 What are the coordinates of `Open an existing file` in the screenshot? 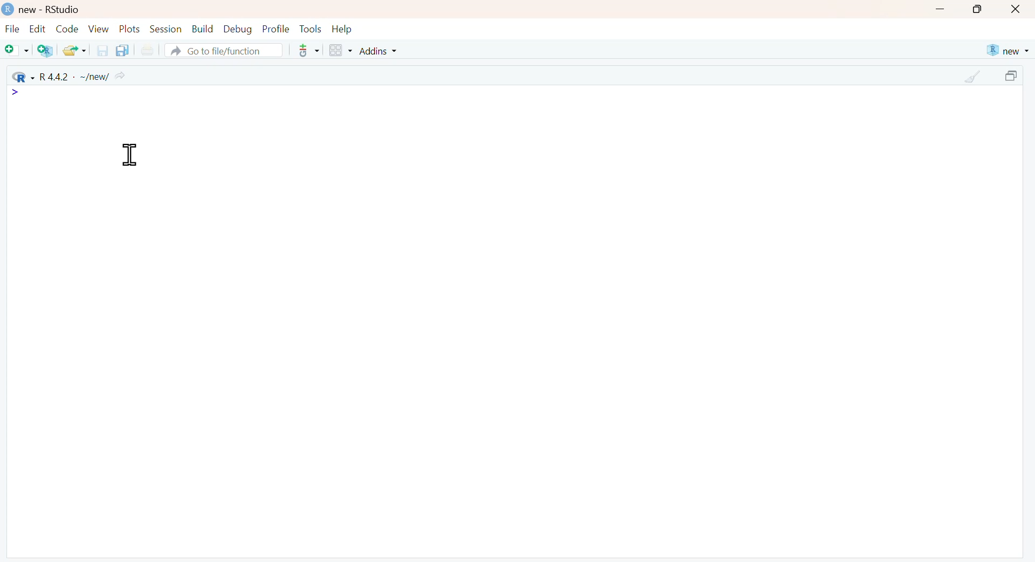 It's located at (74, 50).